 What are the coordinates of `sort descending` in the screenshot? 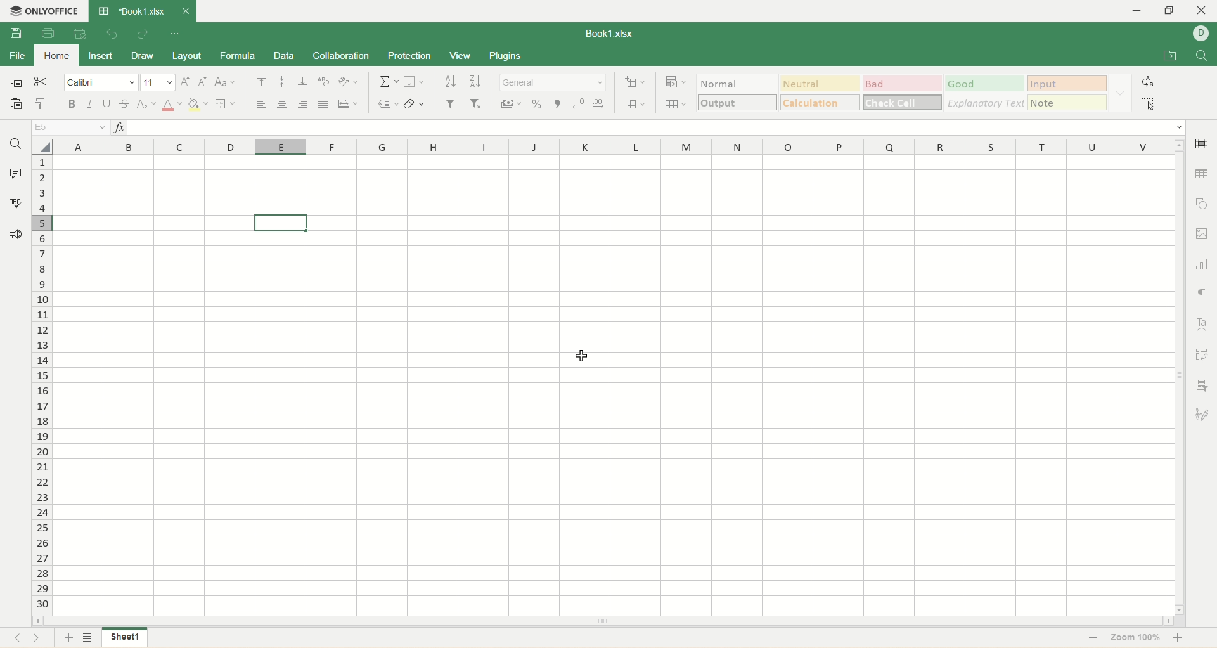 It's located at (475, 82).